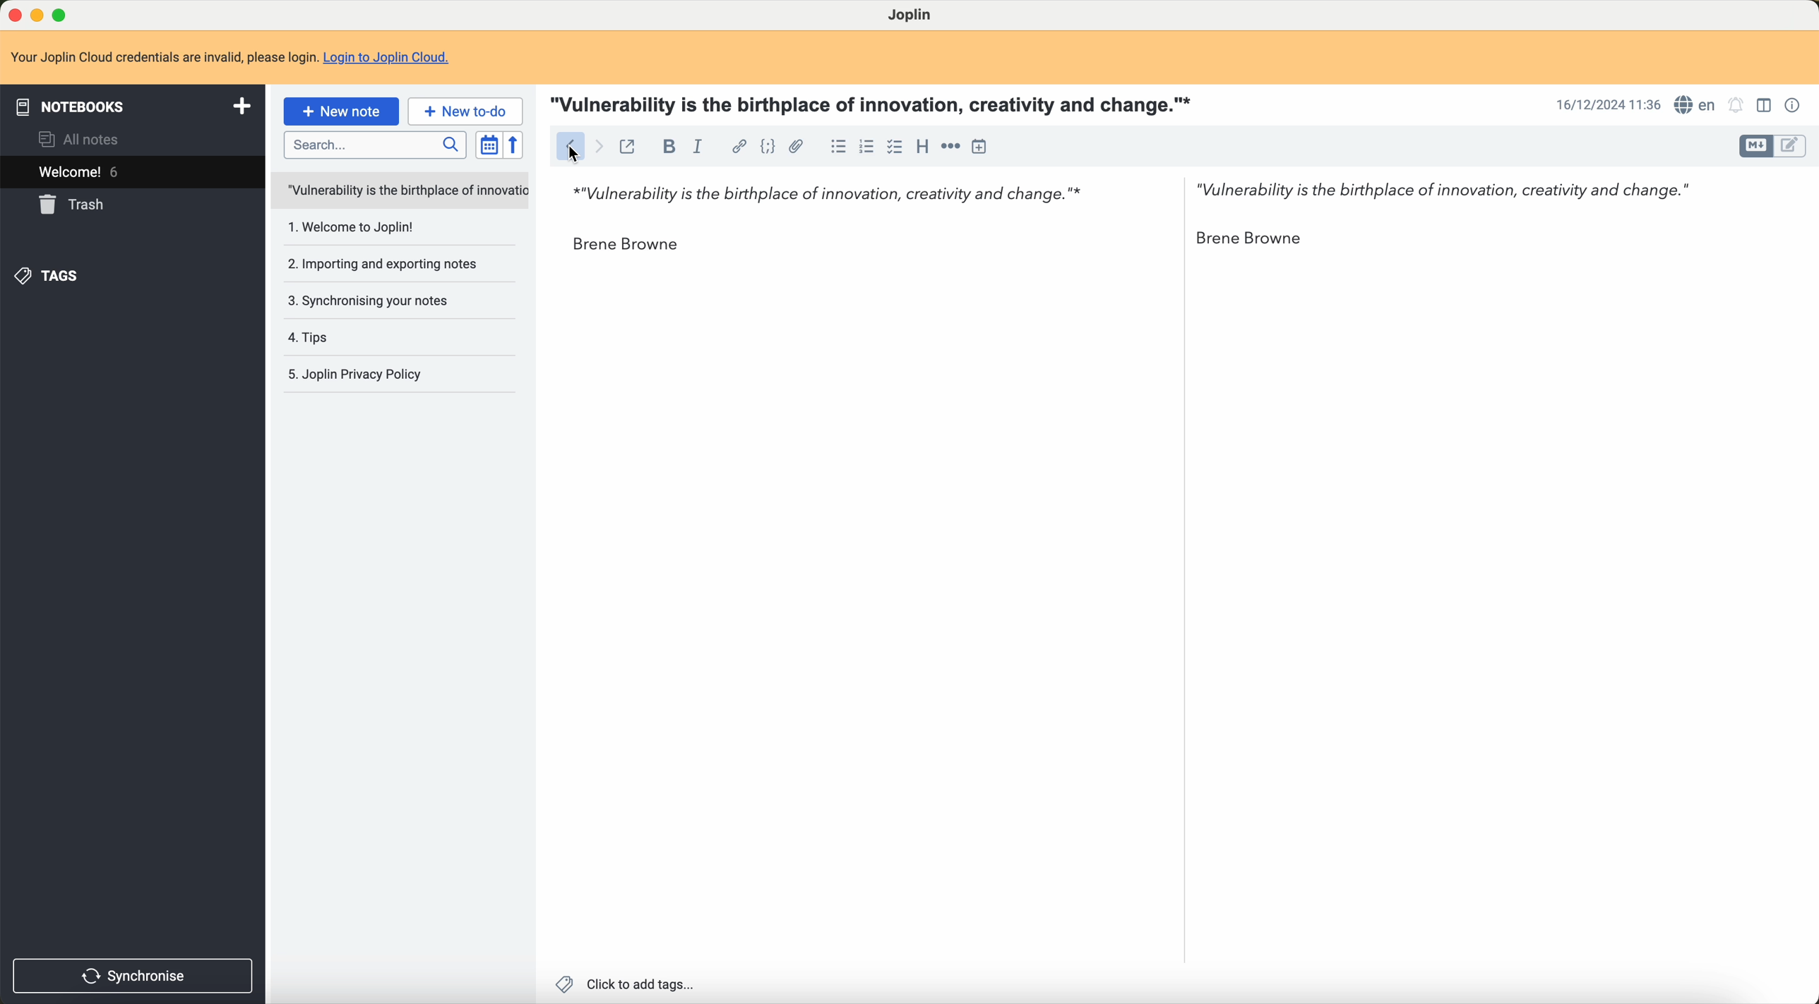 The height and width of the screenshot is (1004, 1819). I want to click on "Vulnerability is the birthplace of innovation, creativity and change.", so click(1443, 187).